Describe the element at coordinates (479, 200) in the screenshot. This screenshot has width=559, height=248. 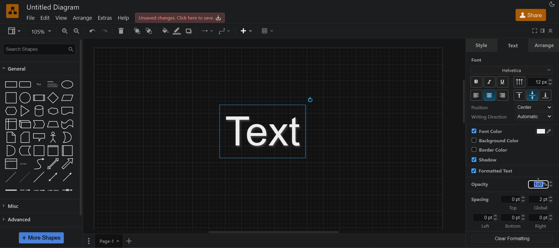
I see `spacing` at that location.